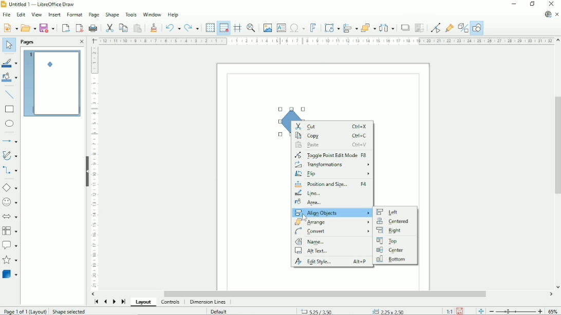  What do you see at coordinates (10, 216) in the screenshot?
I see `Block arrows` at bounding box center [10, 216].